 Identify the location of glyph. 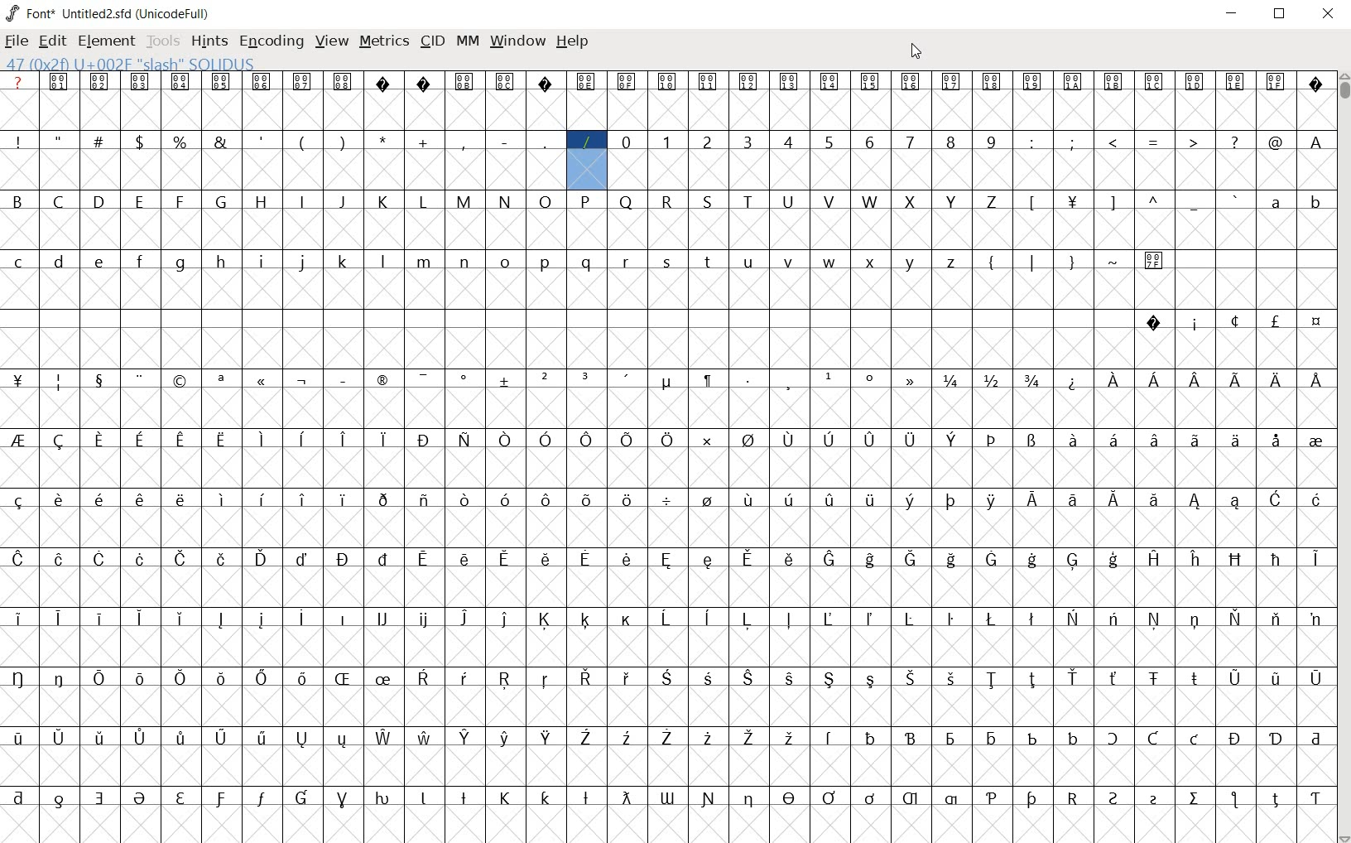
(709, 799).